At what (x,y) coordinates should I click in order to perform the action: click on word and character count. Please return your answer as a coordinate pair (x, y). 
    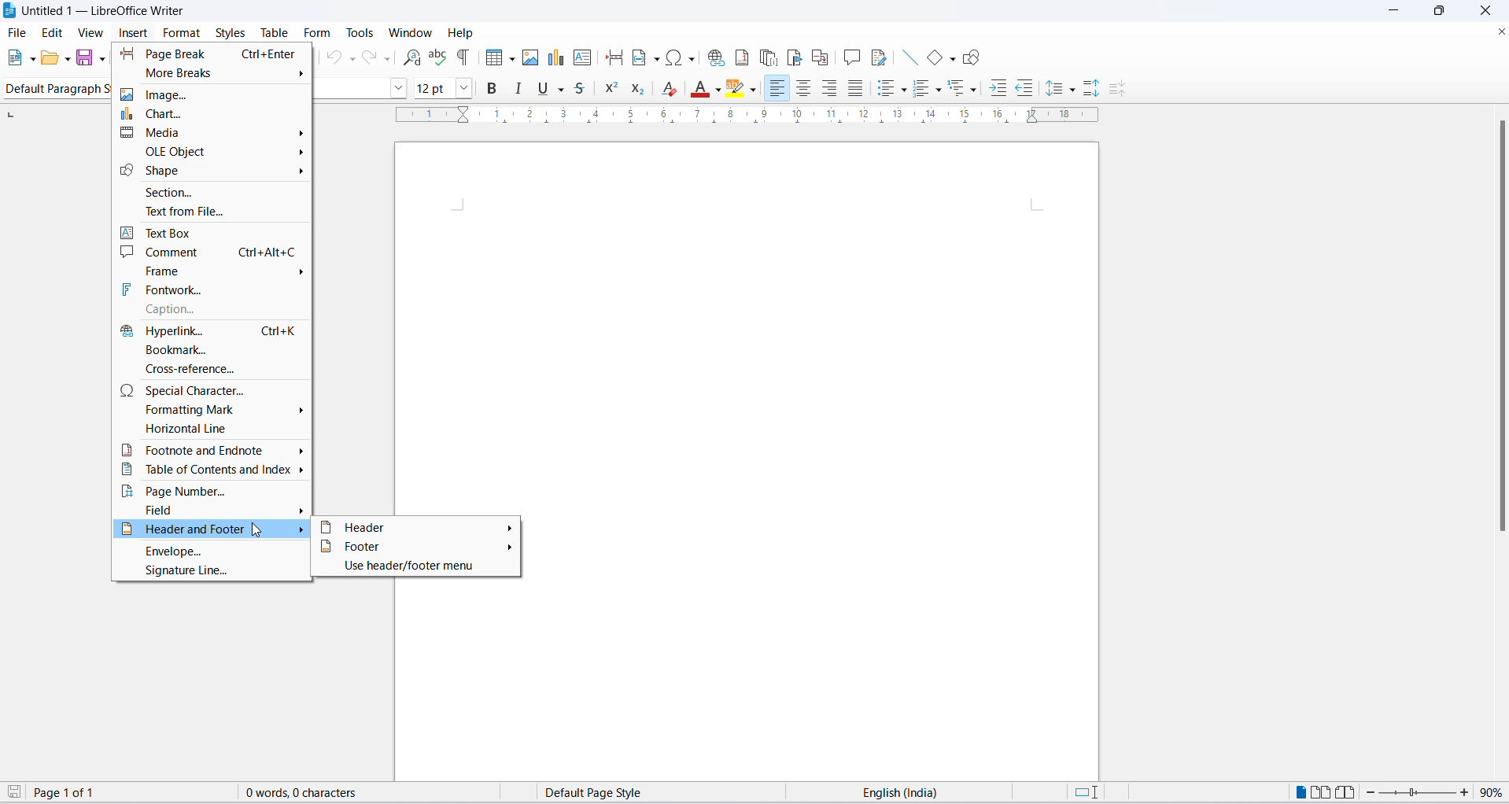
    Looking at the image, I should click on (309, 792).